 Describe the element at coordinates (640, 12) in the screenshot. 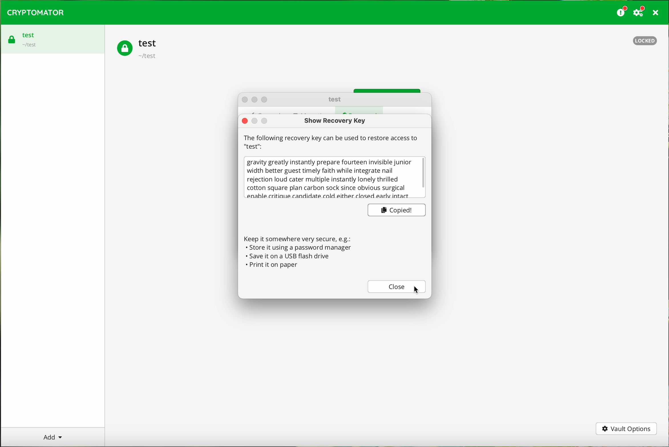

I see `settings` at that location.